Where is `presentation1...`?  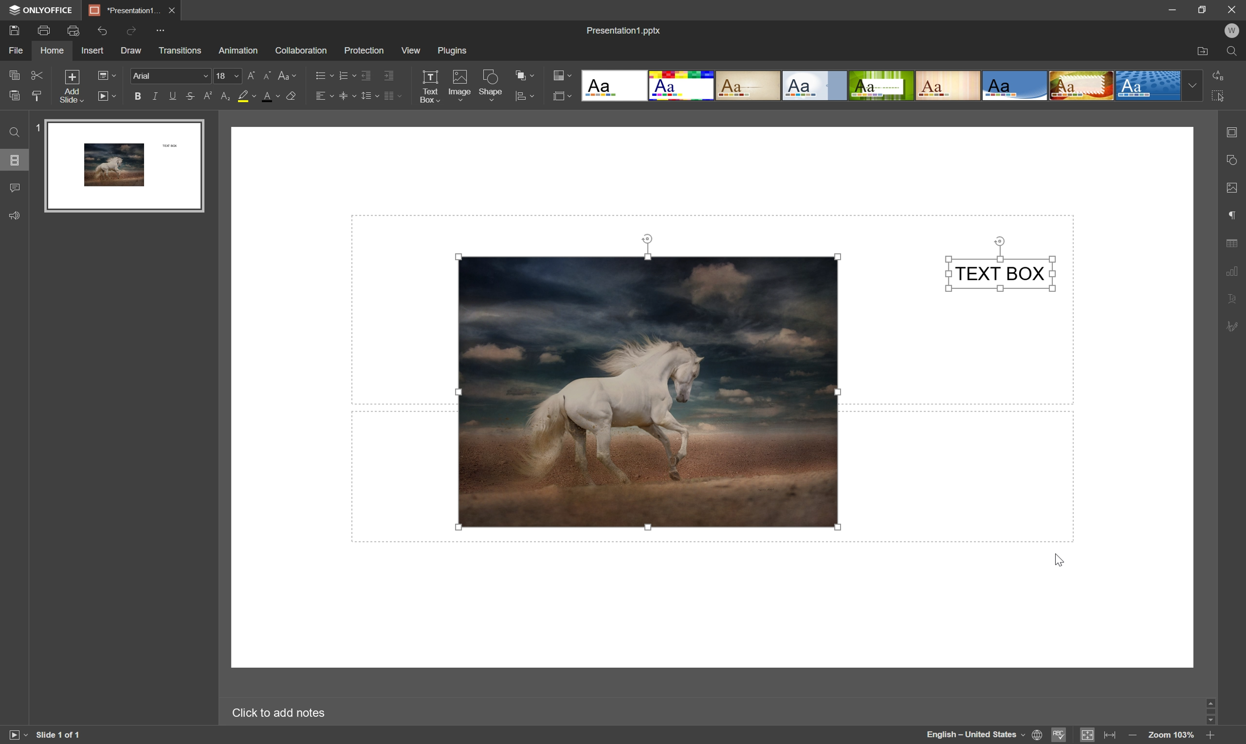 presentation1... is located at coordinates (123, 9).